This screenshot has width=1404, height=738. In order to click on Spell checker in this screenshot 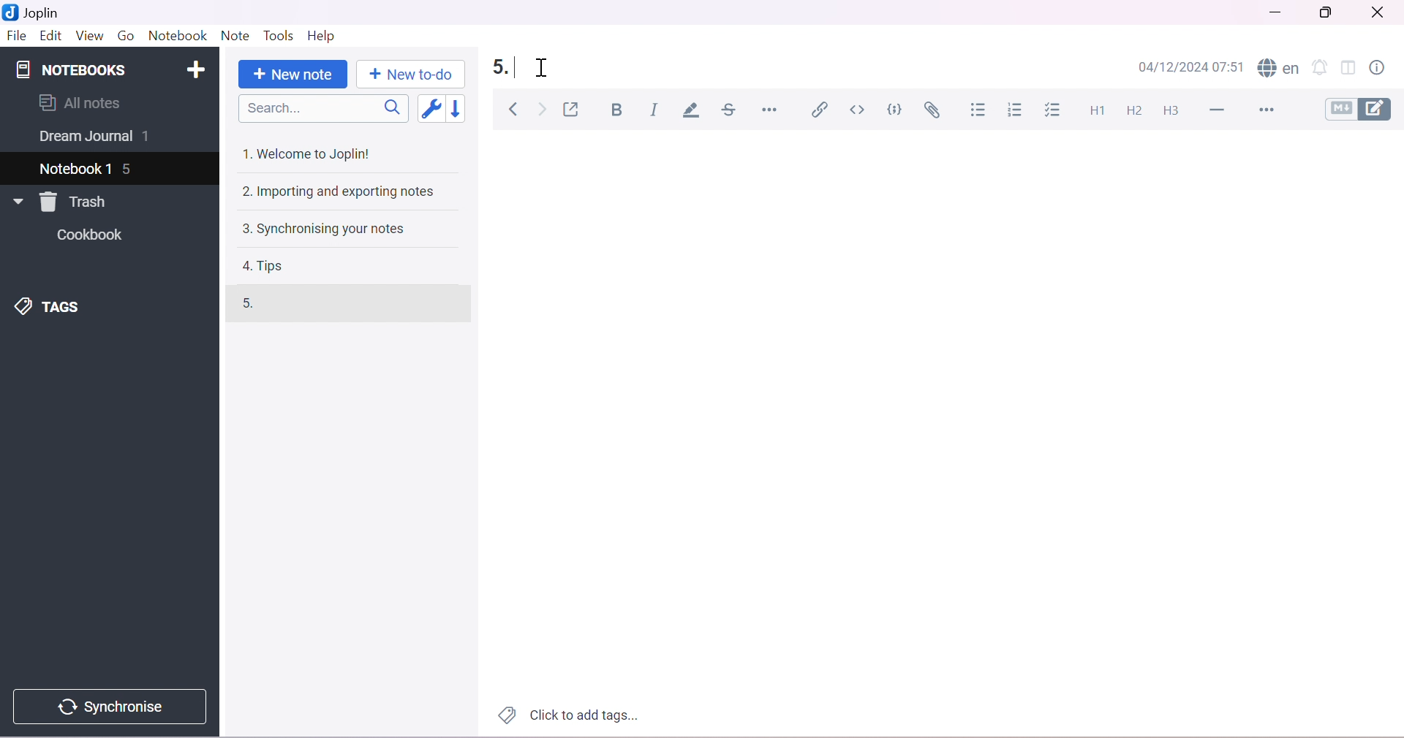, I will do `click(1280, 69)`.